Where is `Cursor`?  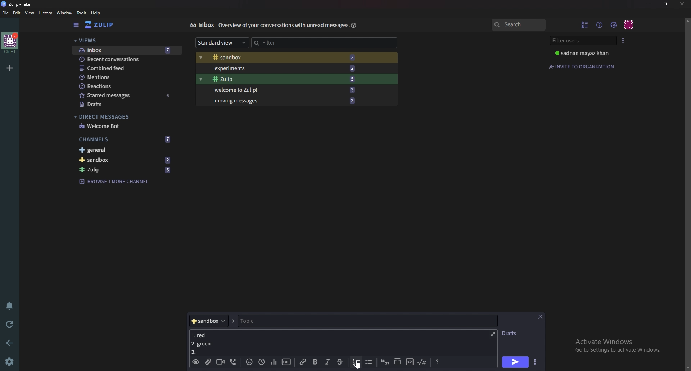 Cursor is located at coordinates (358, 365).